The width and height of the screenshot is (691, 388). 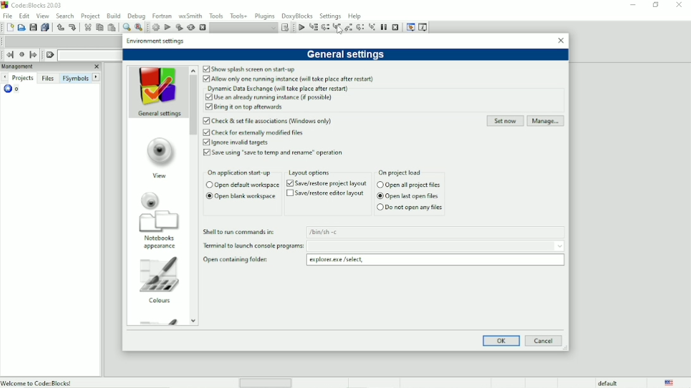 I want to click on Debug, so click(x=137, y=16).